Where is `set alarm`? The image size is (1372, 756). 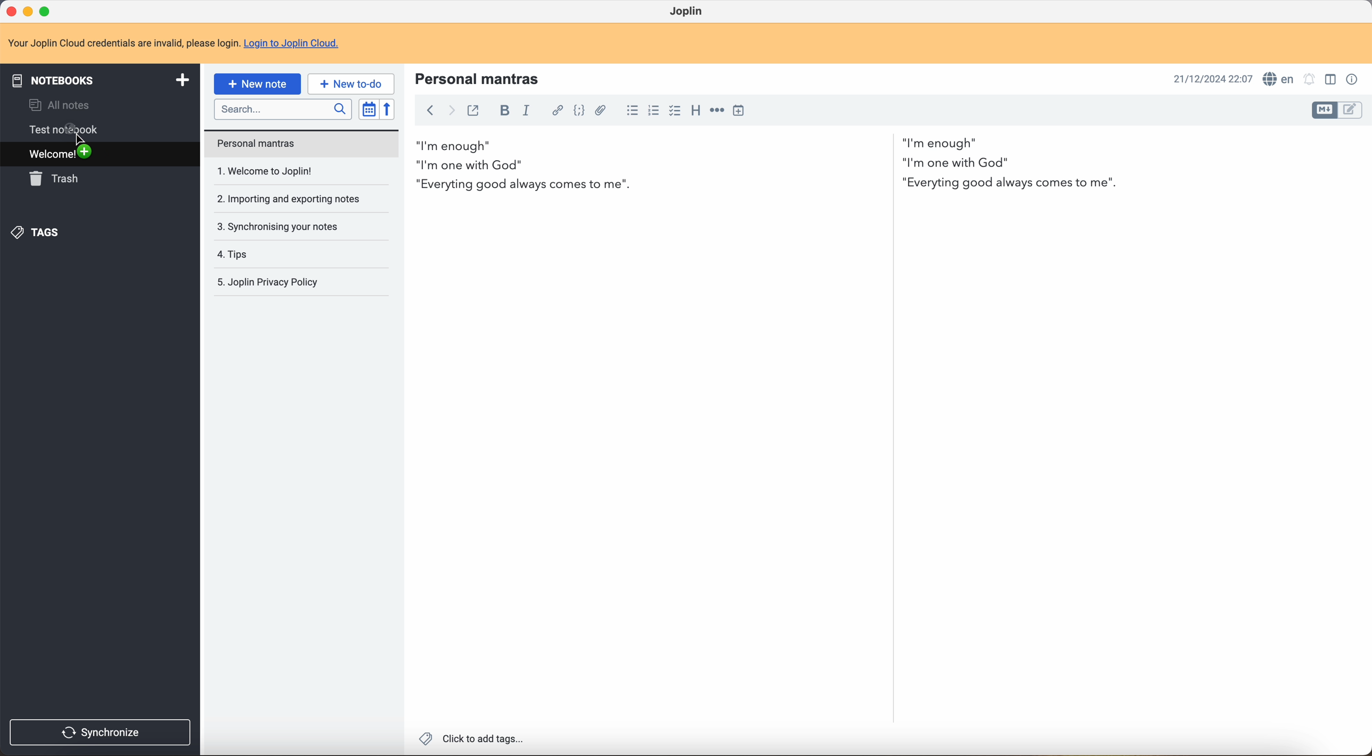 set alarm is located at coordinates (1308, 79).